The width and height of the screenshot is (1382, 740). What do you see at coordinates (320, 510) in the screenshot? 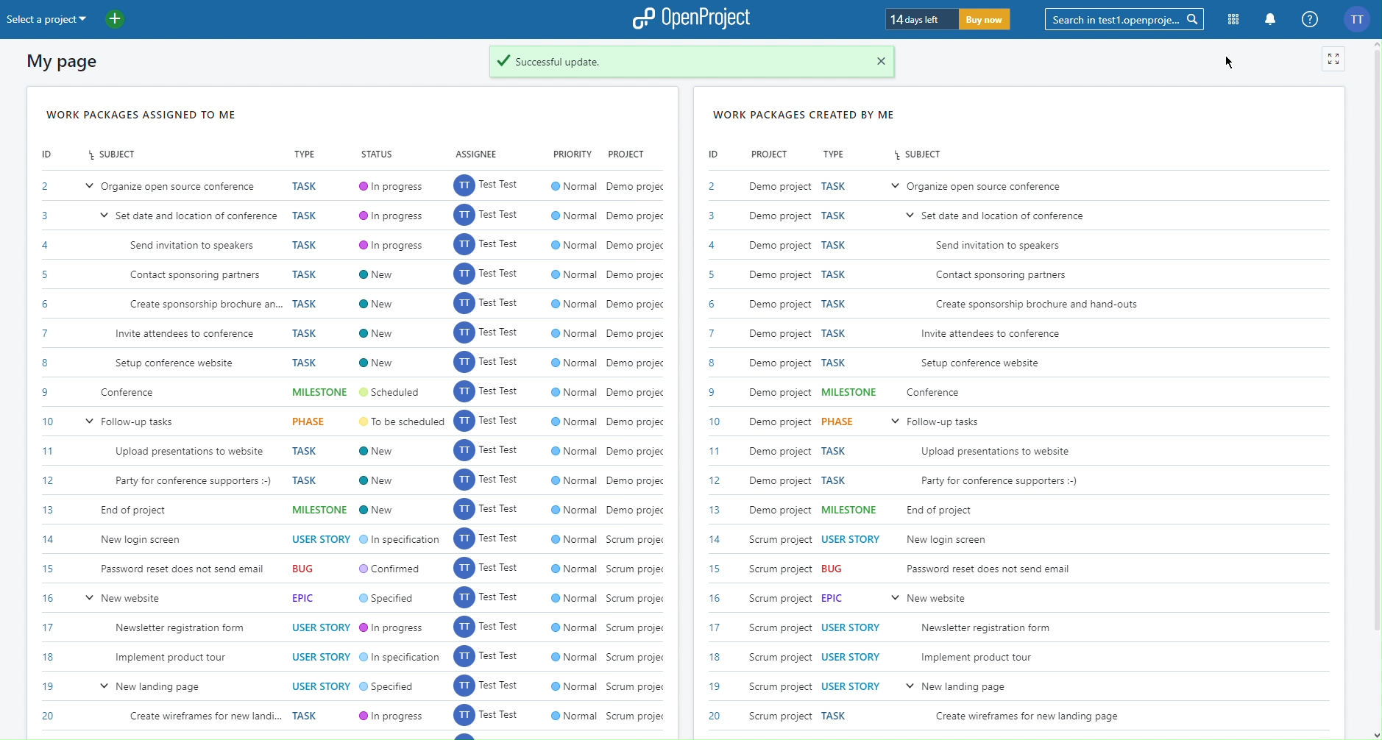
I see `Milestone` at bounding box center [320, 510].